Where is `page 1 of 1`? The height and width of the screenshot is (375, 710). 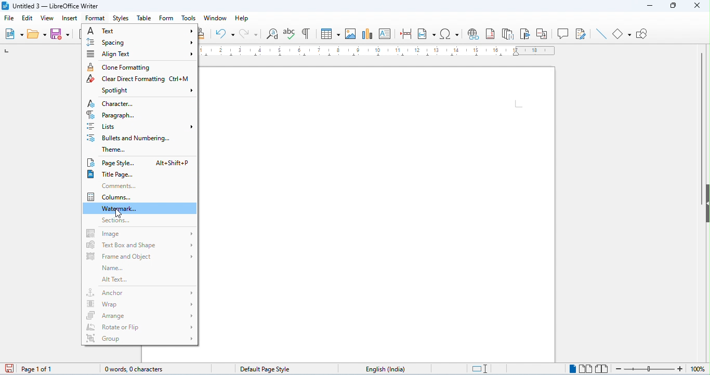 page 1 of 1 is located at coordinates (38, 369).